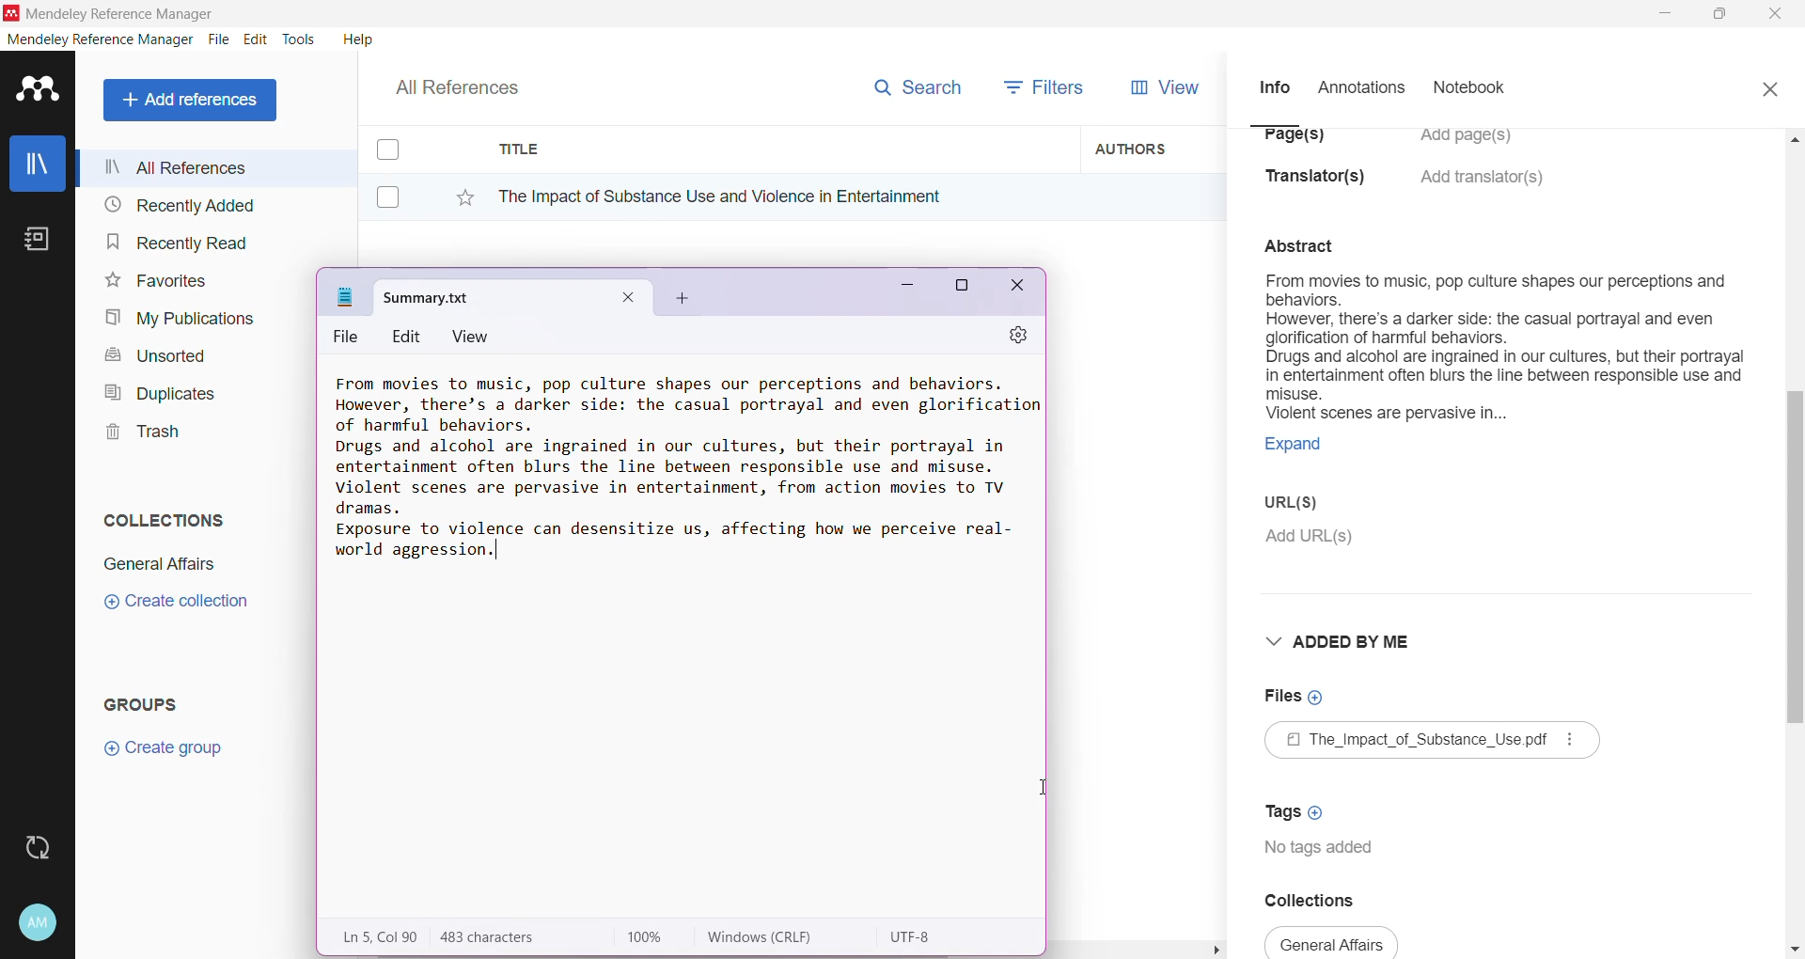  I want to click on Reference Title, so click(779, 196).